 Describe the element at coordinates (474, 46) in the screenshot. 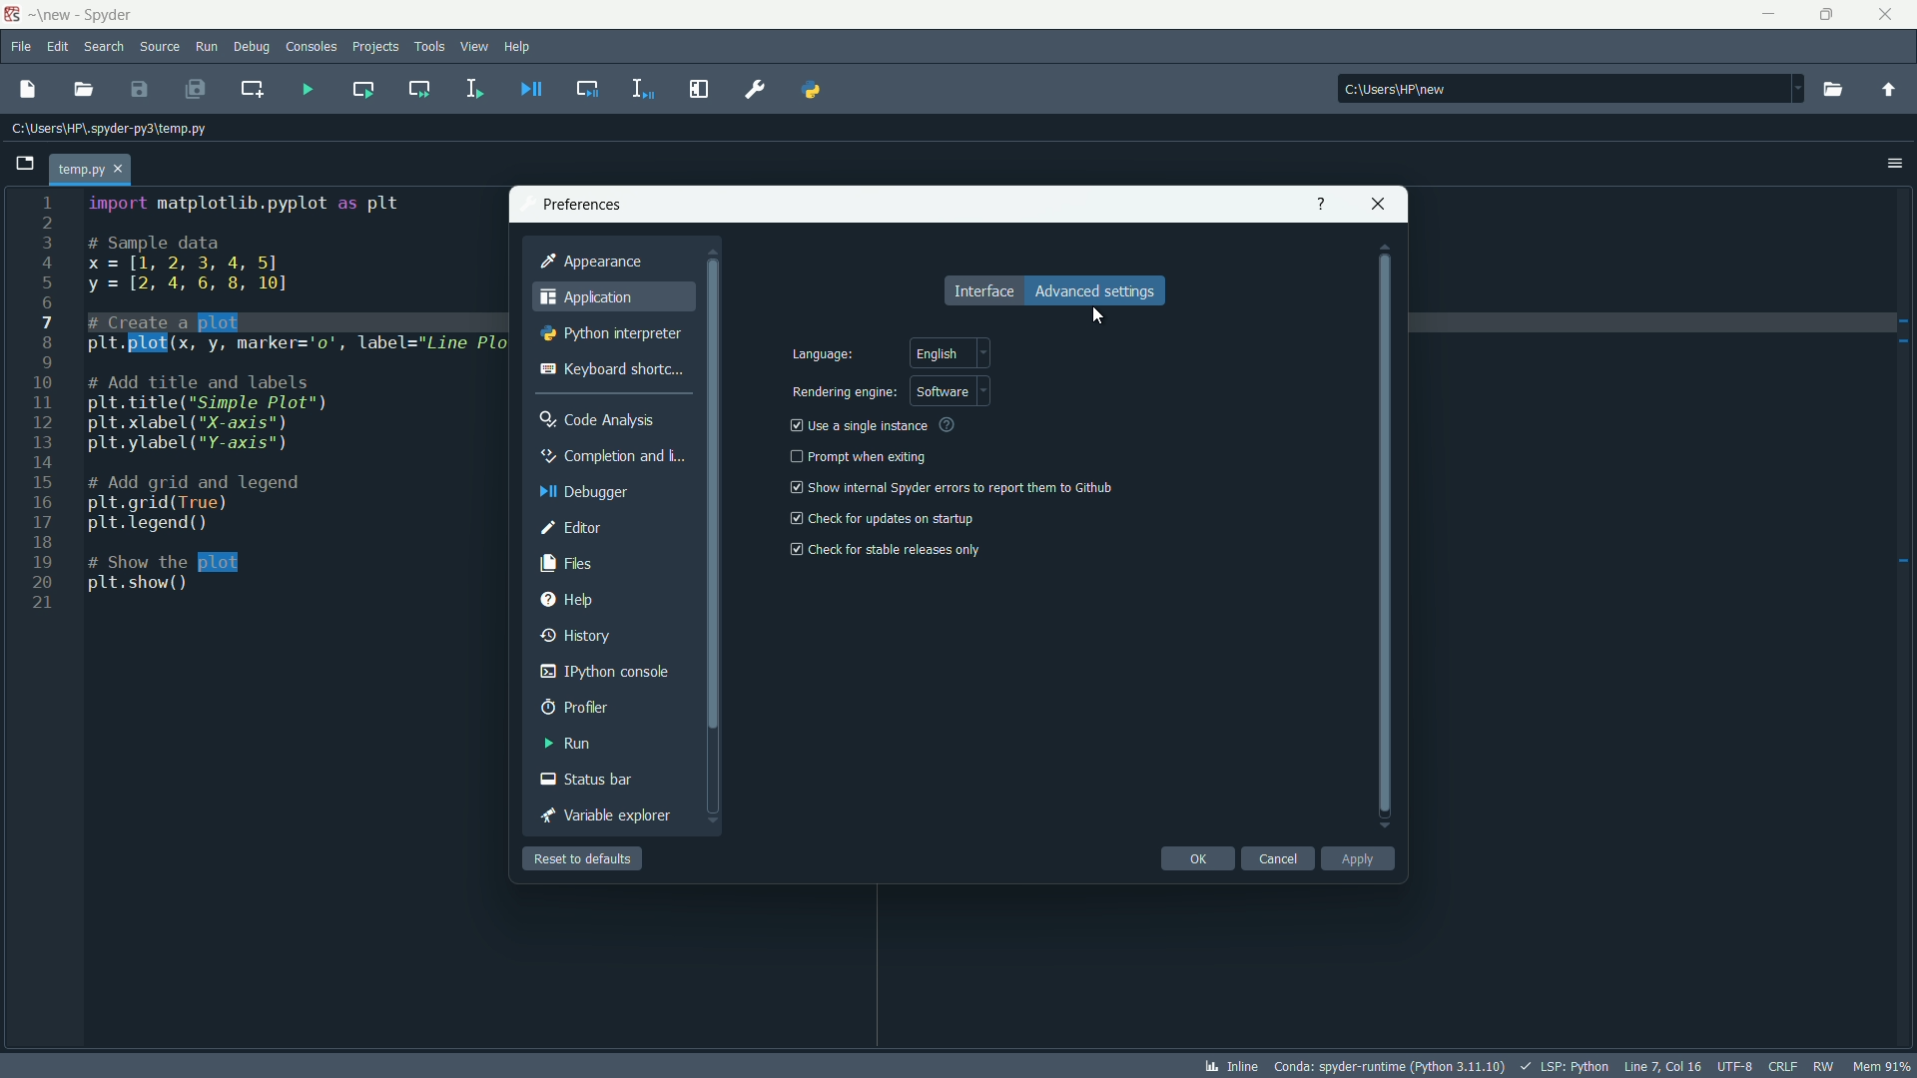

I see `view` at that location.